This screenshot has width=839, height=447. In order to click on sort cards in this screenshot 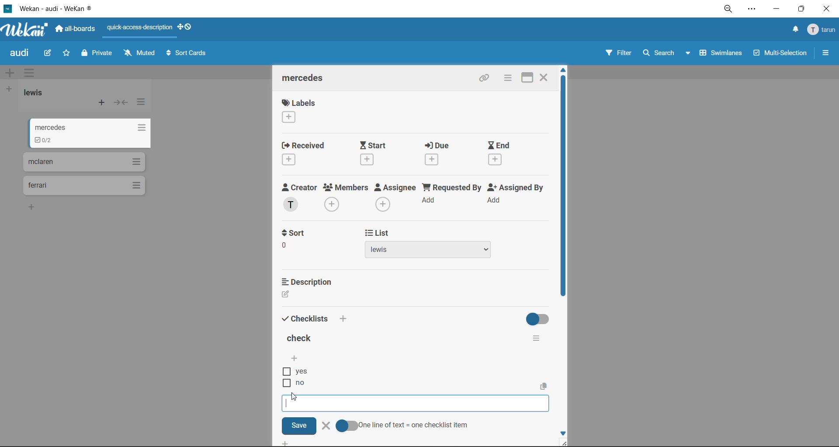, I will do `click(187, 53)`.